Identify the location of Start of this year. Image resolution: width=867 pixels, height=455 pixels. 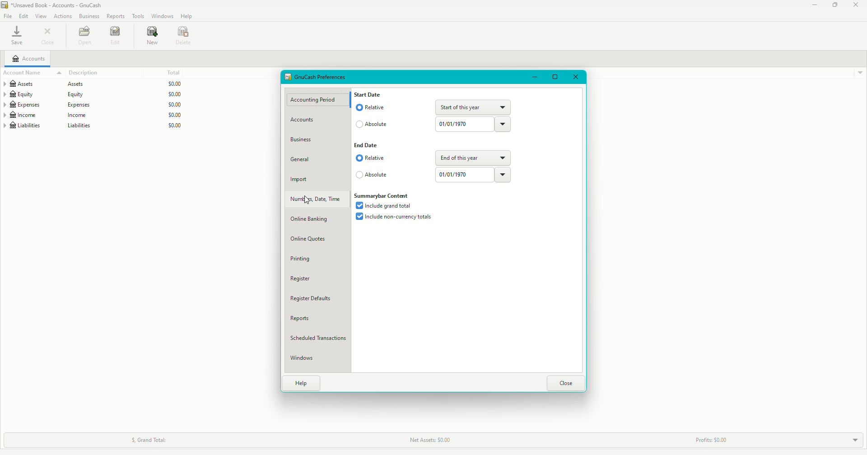
(473, 107).